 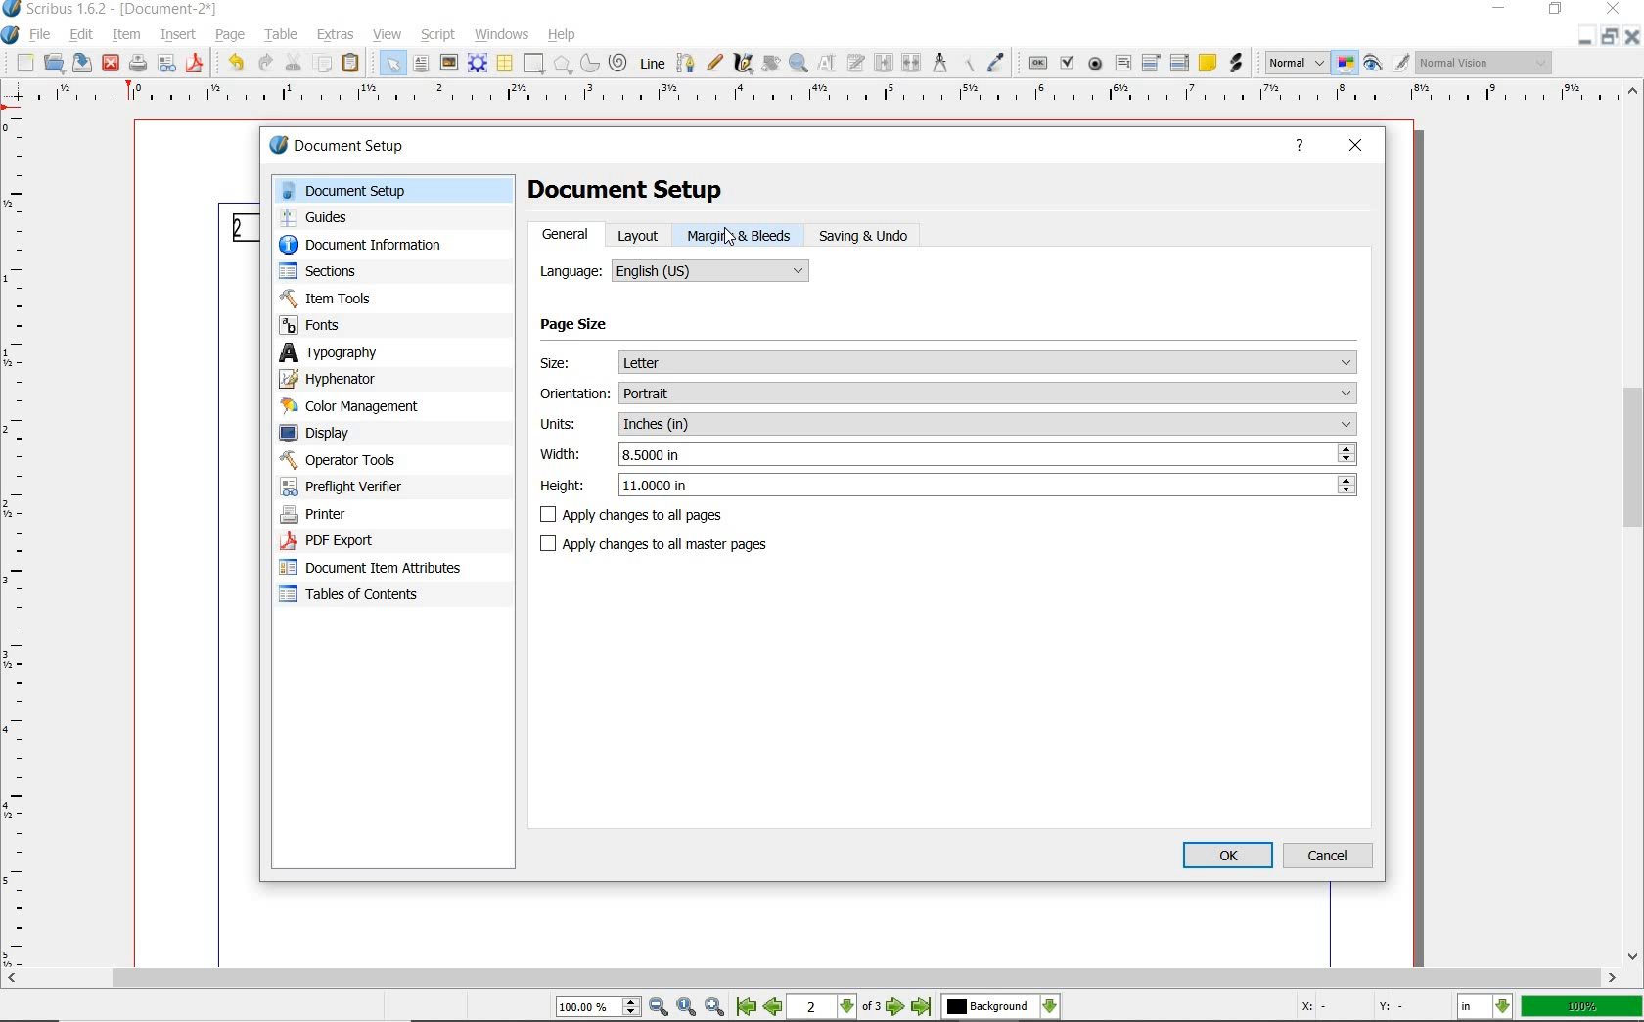 I want to click on fonts, so click(x=322, y=326).